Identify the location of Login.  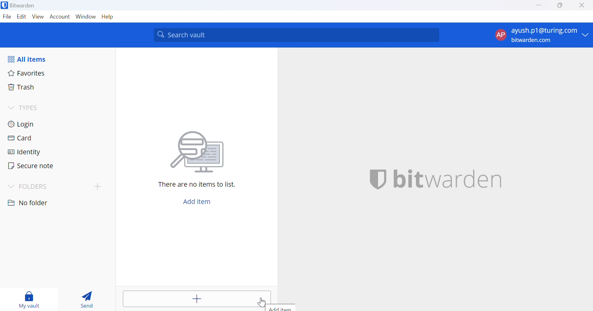
(22, 123).